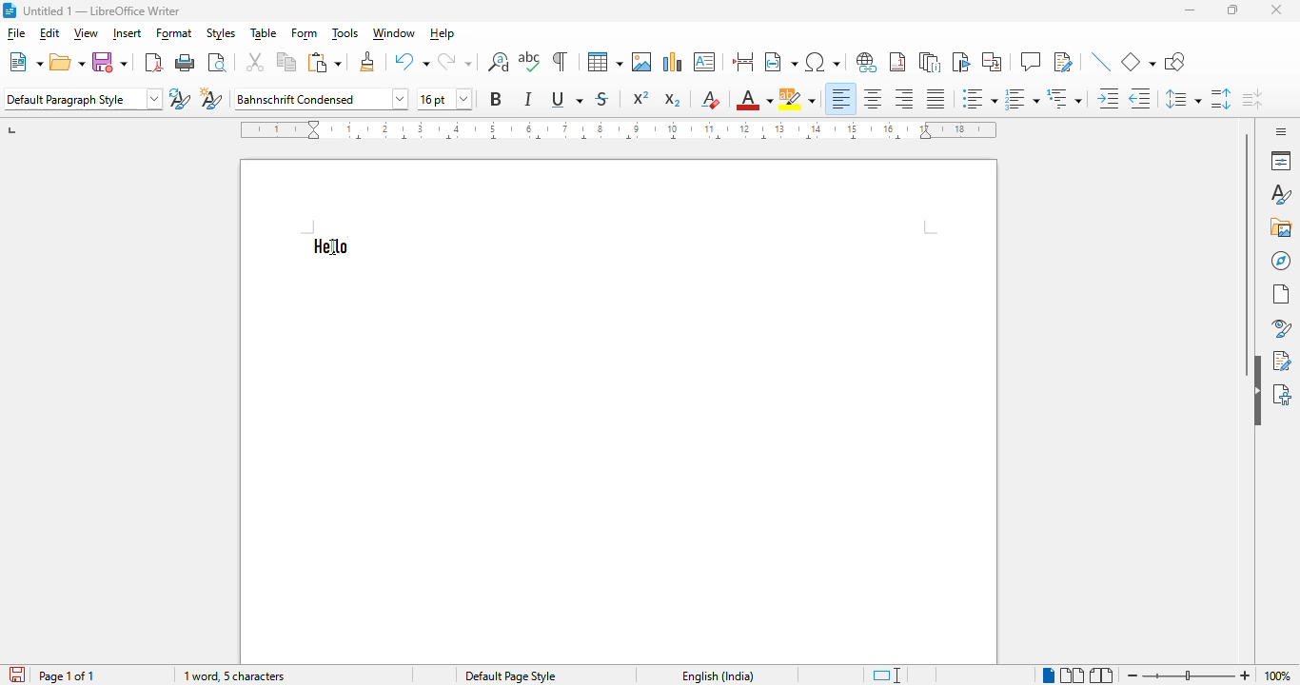 The width and height of the screenshot is (1300, 685). Describe the element at coordinates (104, 10) in the screenshot. I see `Untitled 1 — LibreOffice Writer` at that location.